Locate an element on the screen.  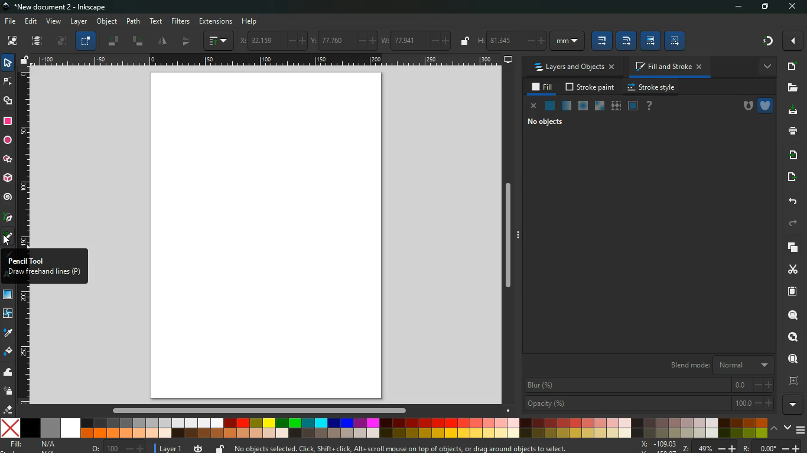
find is located at coordinates (792, 358).